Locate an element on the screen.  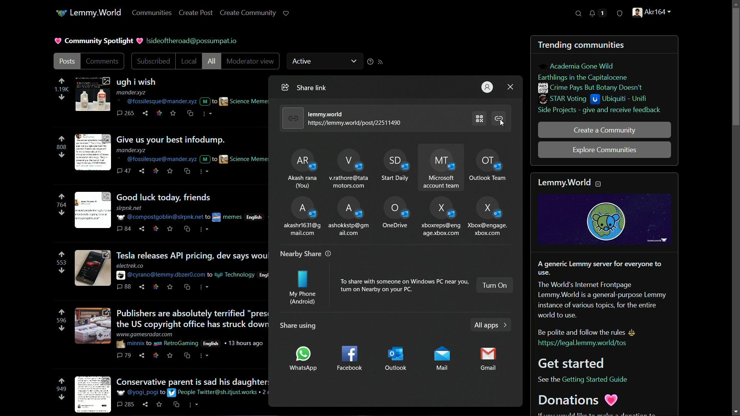
upvote is located at coordinates (62, 139).